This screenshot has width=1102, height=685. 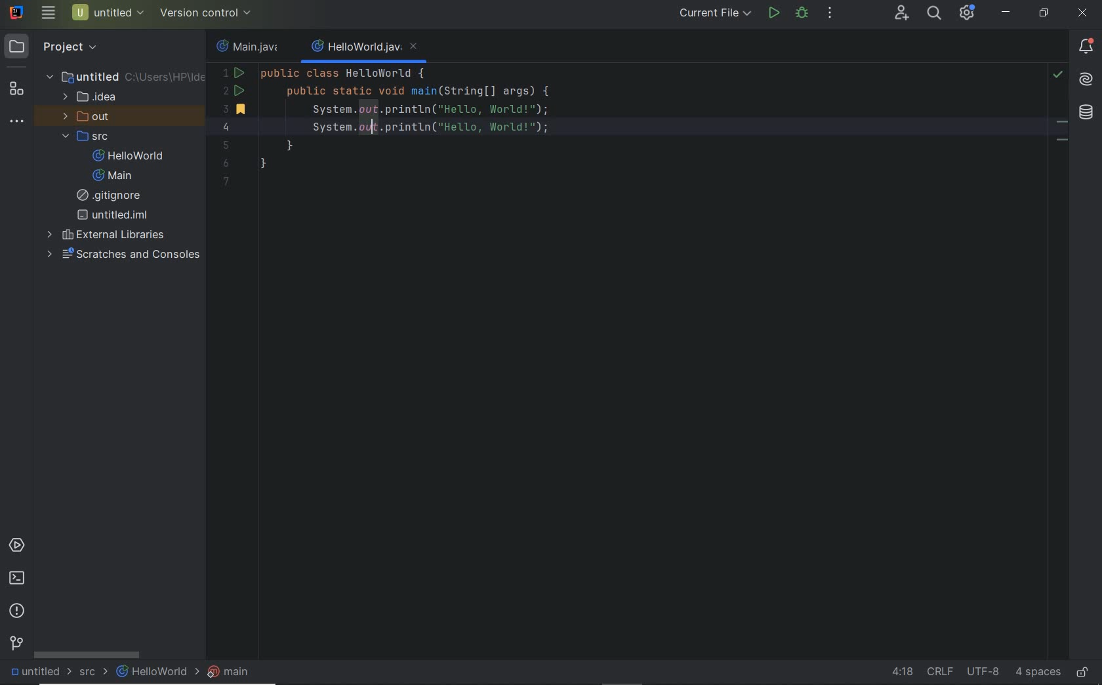 I want to click on untitled, so click(x=108, y=12).